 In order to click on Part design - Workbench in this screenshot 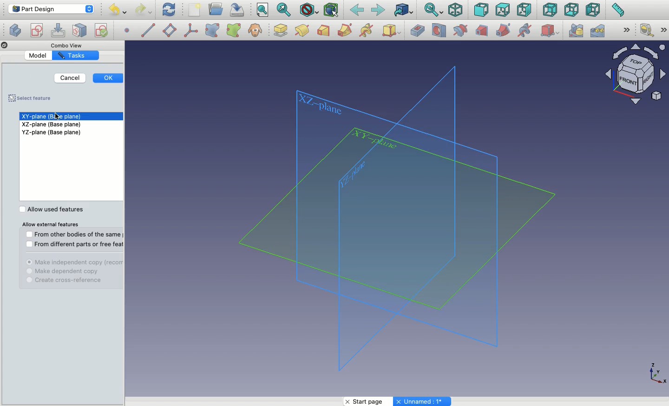, I will do `click(51, 9)`.